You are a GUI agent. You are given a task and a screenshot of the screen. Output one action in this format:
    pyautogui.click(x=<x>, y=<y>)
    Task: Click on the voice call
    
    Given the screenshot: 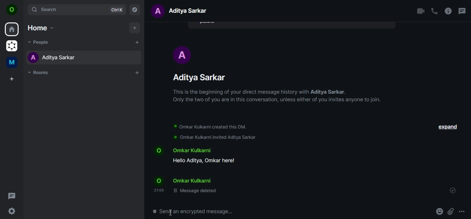 What is the action you would take?
    pyautogui.click(x=434, y=11)
    